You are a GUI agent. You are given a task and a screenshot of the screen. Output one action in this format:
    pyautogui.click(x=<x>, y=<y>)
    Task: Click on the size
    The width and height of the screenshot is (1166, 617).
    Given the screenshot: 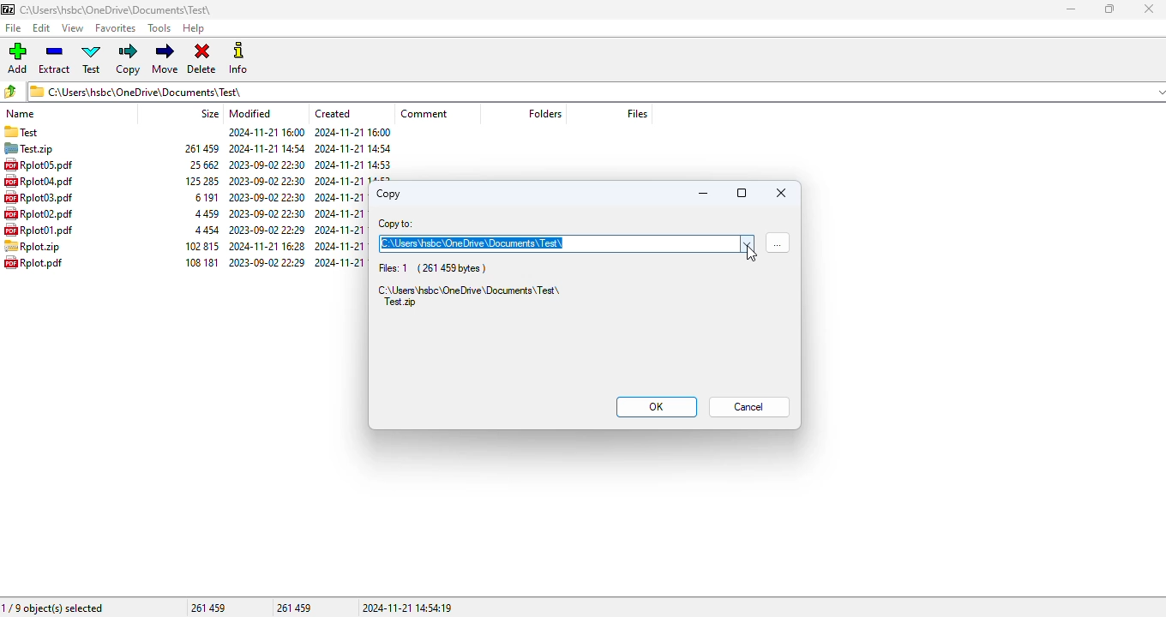 What is the action you would take?
    pyautogui.click(x=200, y=181)
    